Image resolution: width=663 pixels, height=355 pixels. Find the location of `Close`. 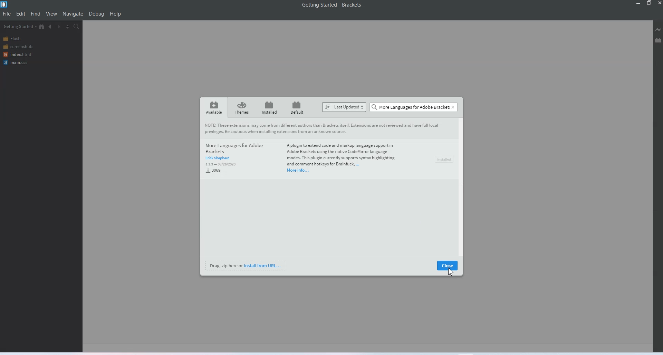

Close is located at coordinates (659, 3).